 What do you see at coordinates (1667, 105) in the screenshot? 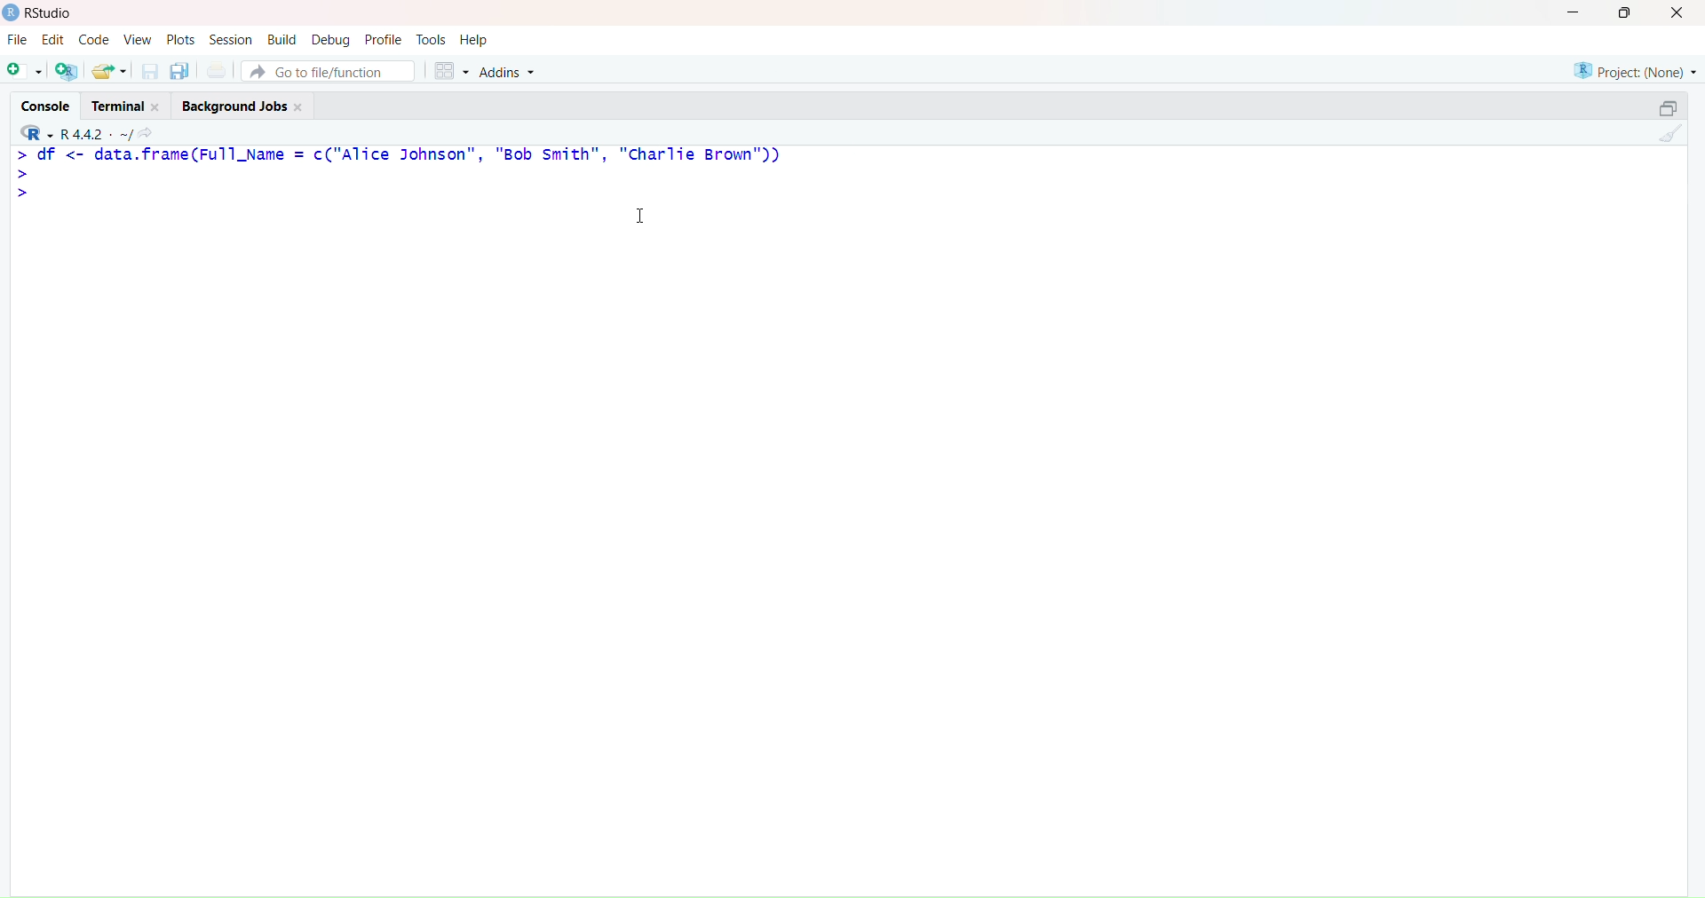
I see `Maximize` at bounding box center [1667, 105].